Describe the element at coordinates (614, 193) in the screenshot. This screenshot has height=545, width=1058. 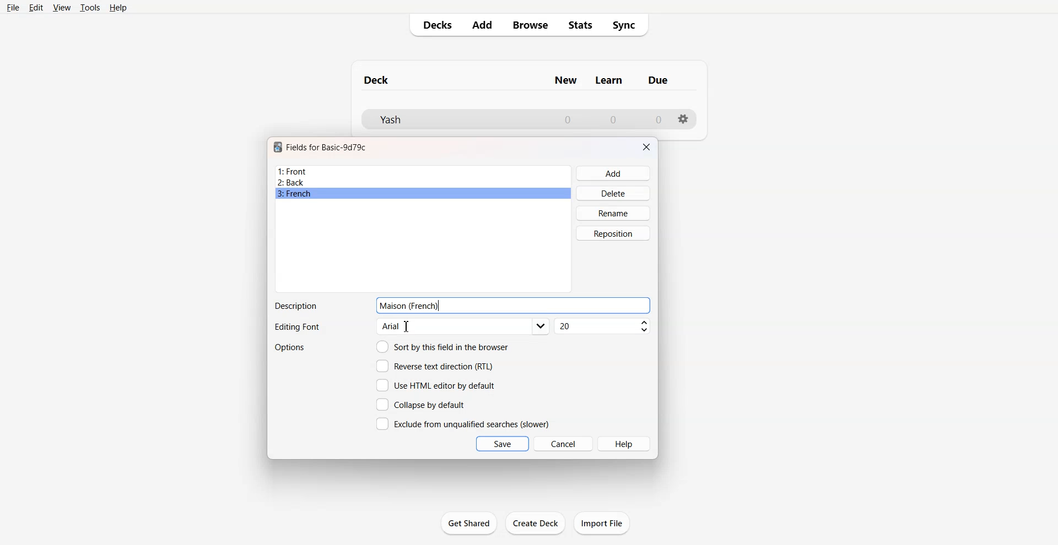
I see `Delete` at that location.